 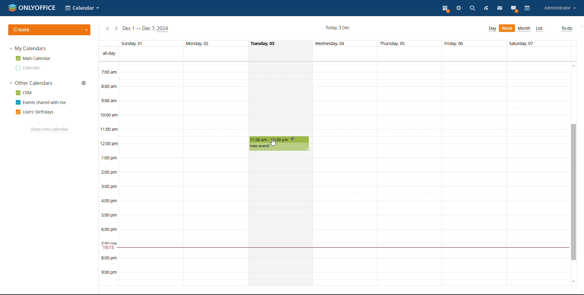 What do you see at coordinates (110, 201) in the screenshot?
I see `4:00 pm` at bounding box center [110, 201].